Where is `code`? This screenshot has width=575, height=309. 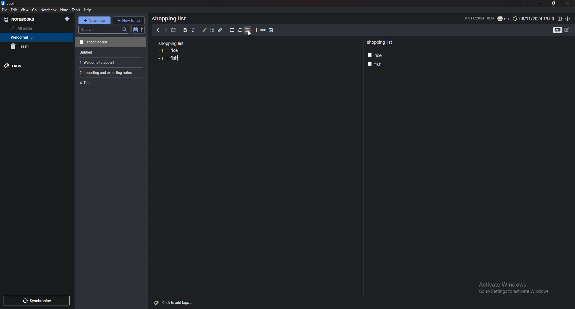 code is located at coordinates (212, 30).